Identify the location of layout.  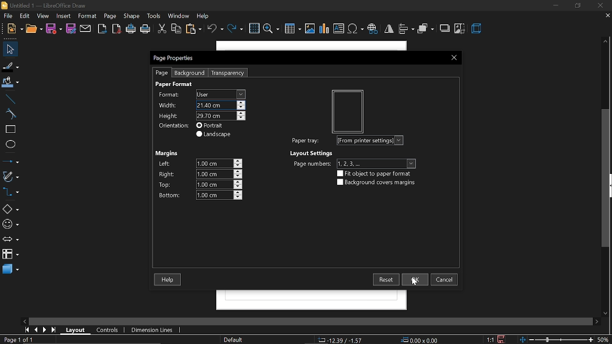
(76, 330).